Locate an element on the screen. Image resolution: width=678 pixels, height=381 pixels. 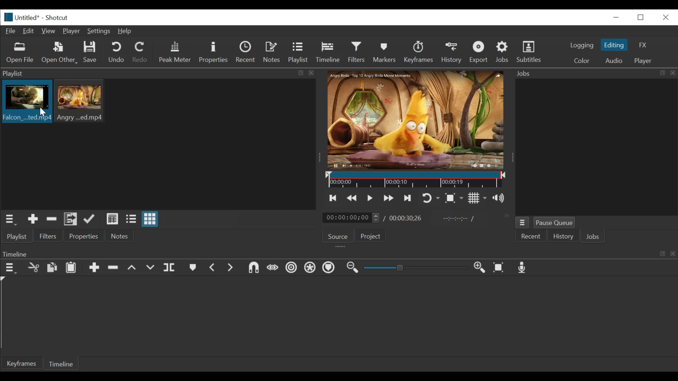
Undo is located at coordinates (117, 53).